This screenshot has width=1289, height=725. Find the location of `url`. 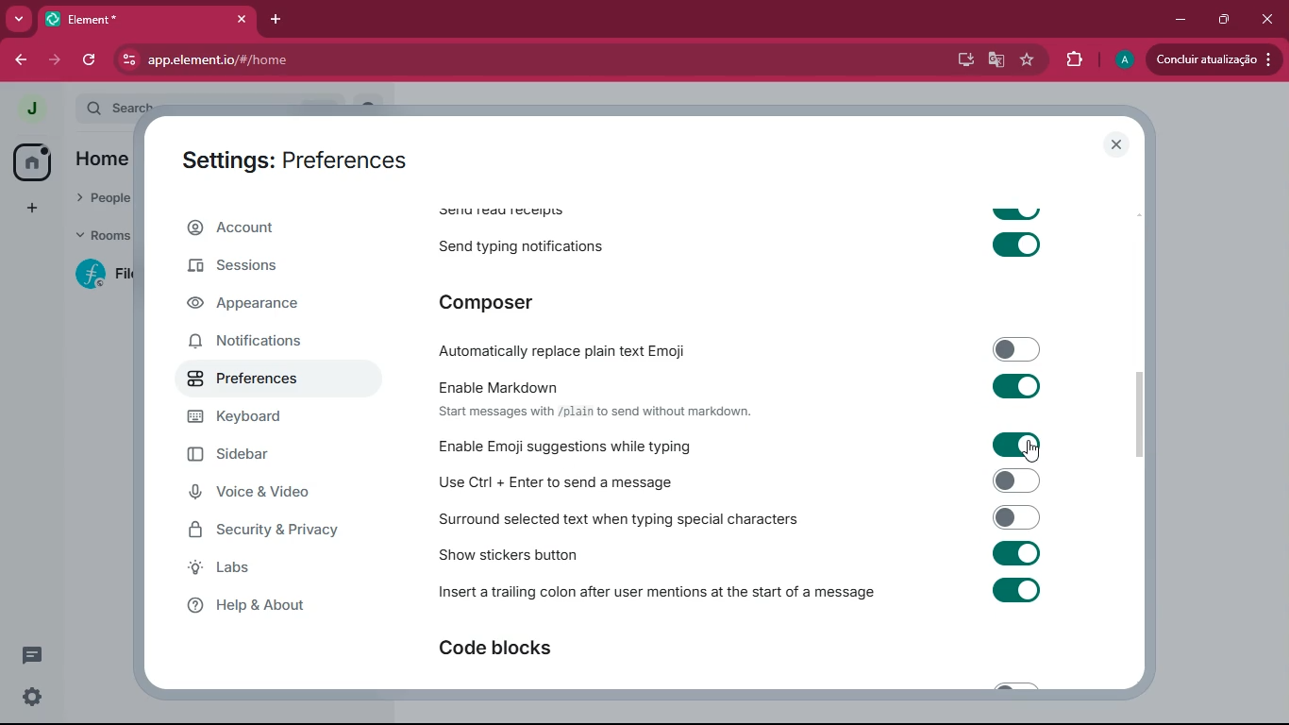

url is located at coordinates (283, 60).